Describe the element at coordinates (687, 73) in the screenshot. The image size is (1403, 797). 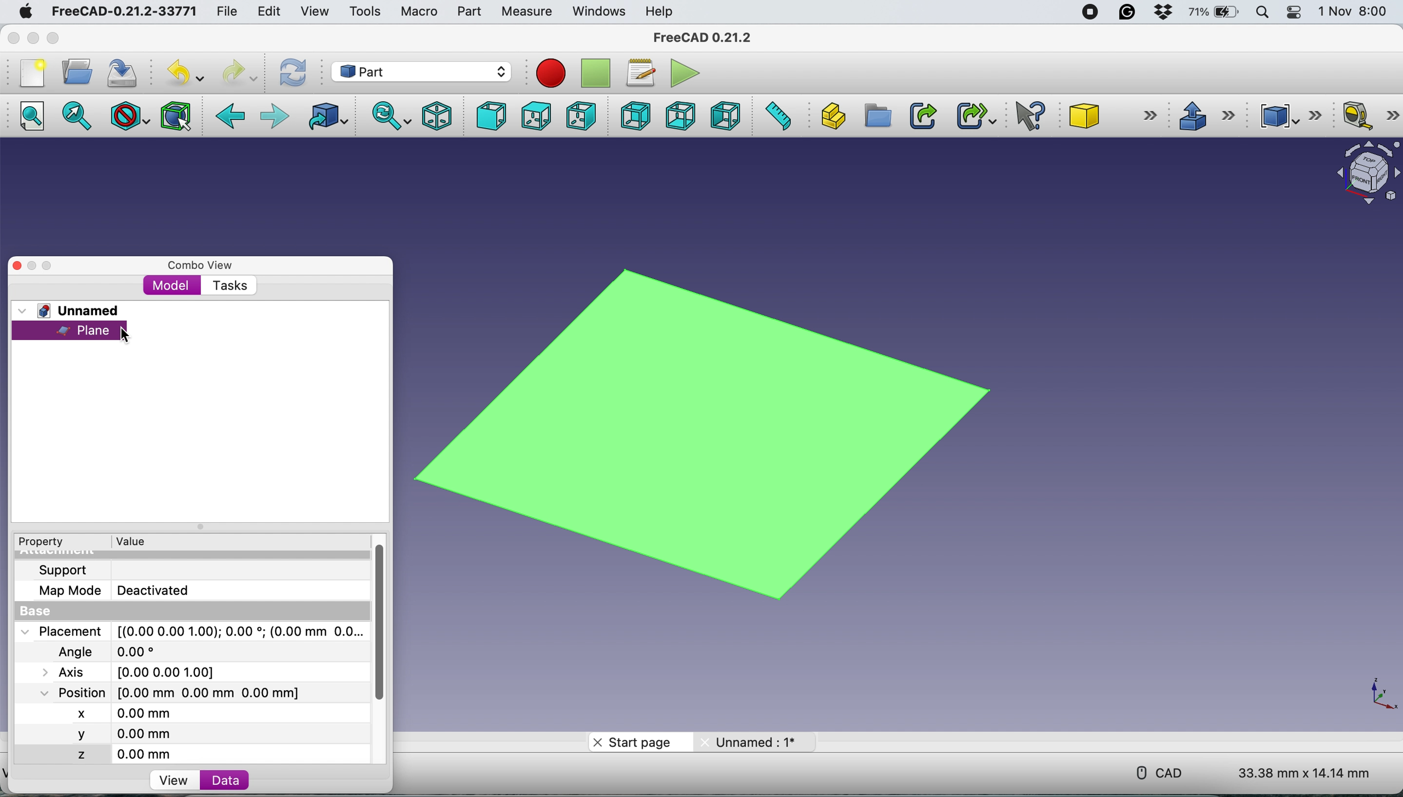
I see `execute macros` at that location.